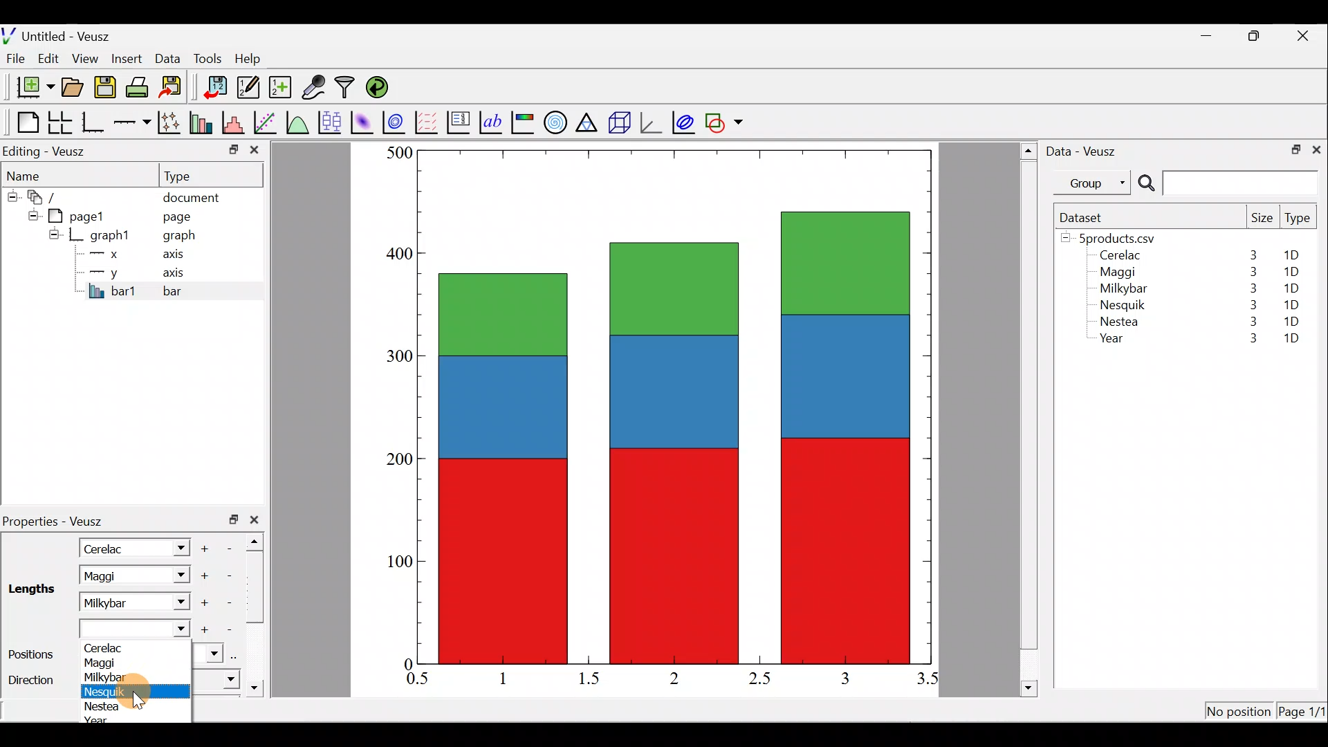 The height and width of the screenshot is (747, 1328). I want to click on Lengths, so click(30, 591).